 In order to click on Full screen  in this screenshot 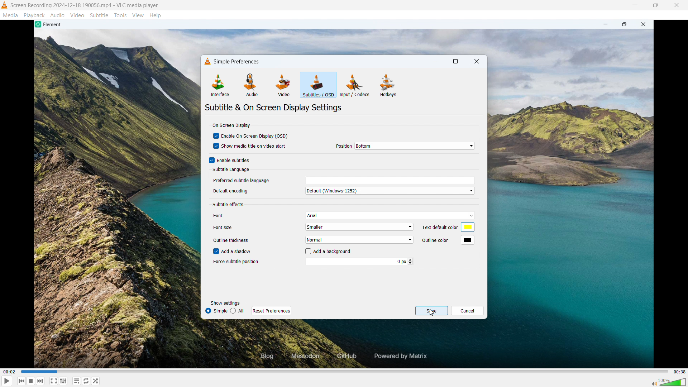, I will do `click(54, 381)`.